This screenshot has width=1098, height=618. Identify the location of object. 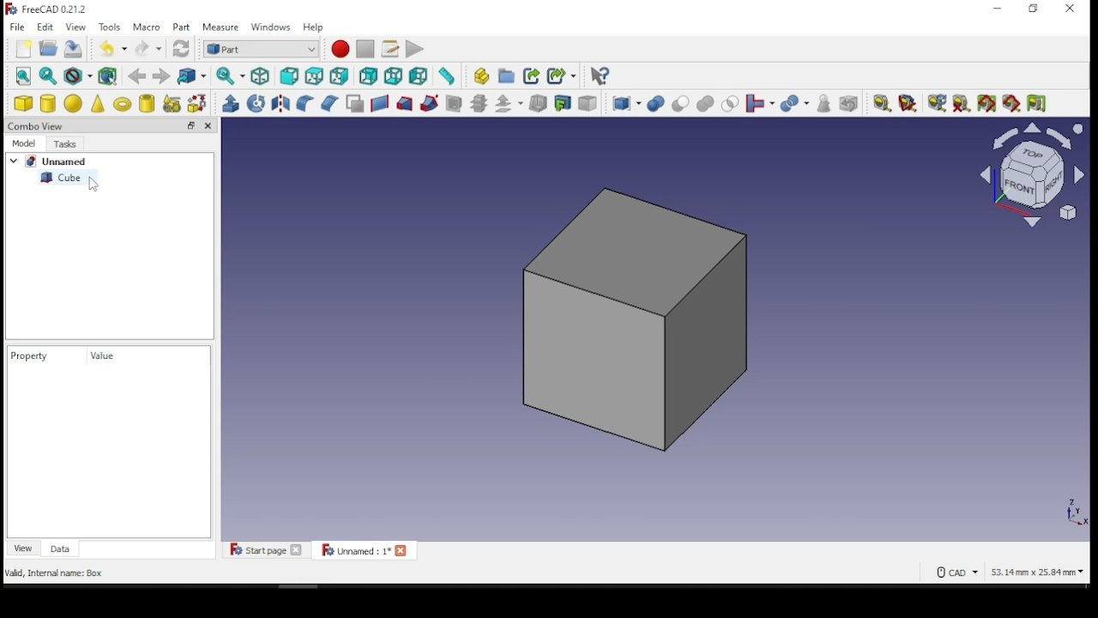
(635, 315).